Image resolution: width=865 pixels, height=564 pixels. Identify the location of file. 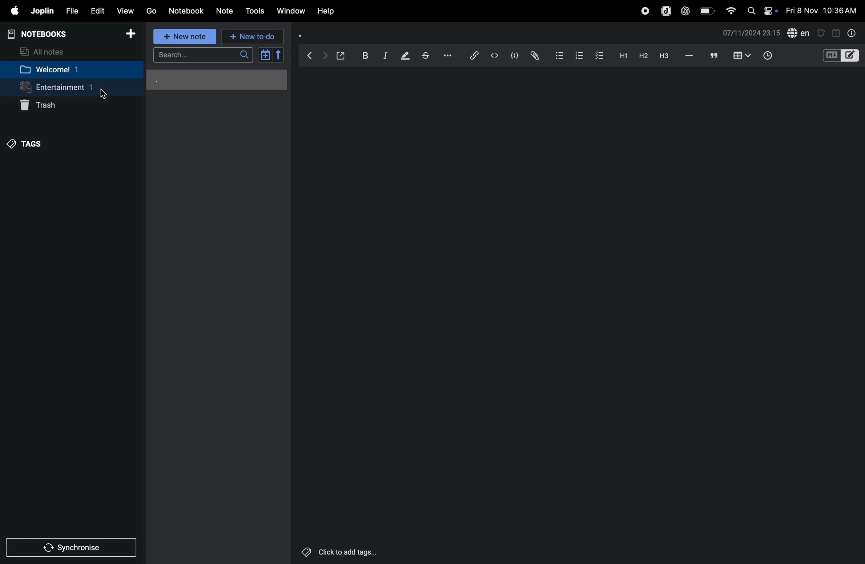
(73, 10).